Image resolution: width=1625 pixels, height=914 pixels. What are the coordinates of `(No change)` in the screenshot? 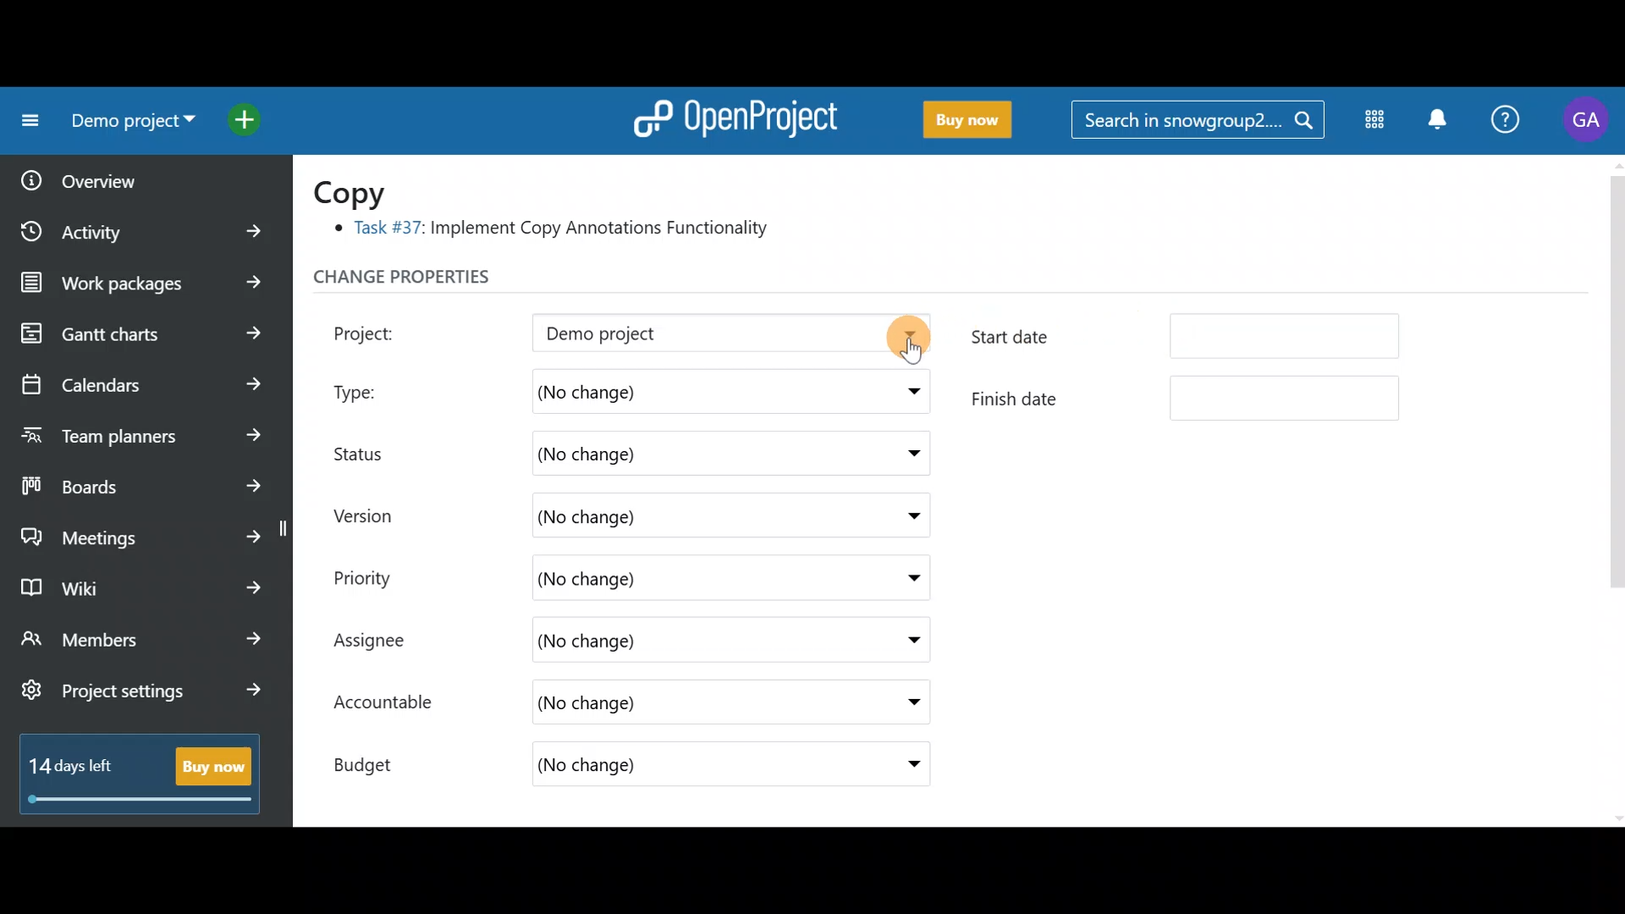 It's located at (652, 454).